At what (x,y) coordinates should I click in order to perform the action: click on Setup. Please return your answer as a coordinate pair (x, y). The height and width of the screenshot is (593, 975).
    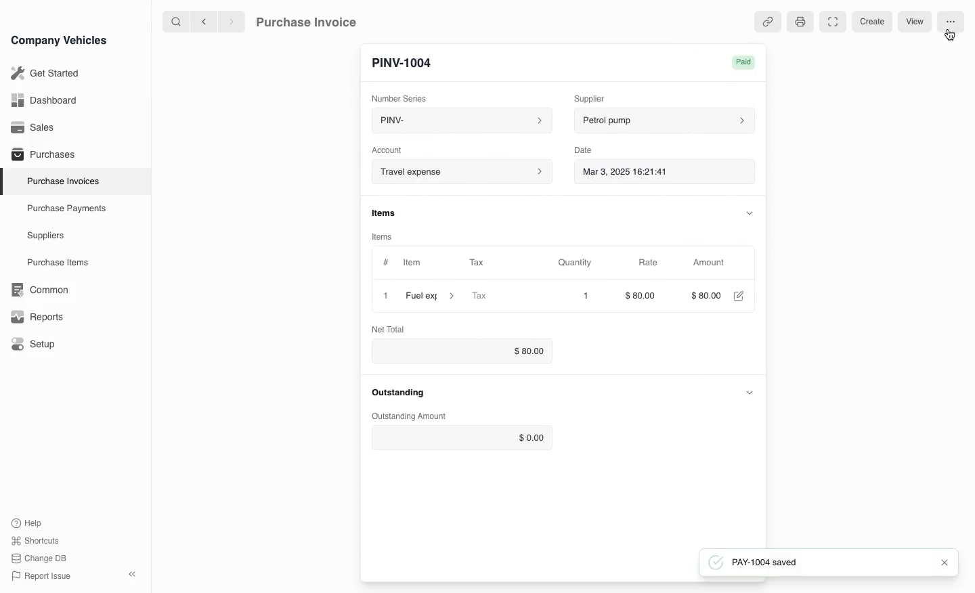
    Looking at the image, I should click on (36, 345).